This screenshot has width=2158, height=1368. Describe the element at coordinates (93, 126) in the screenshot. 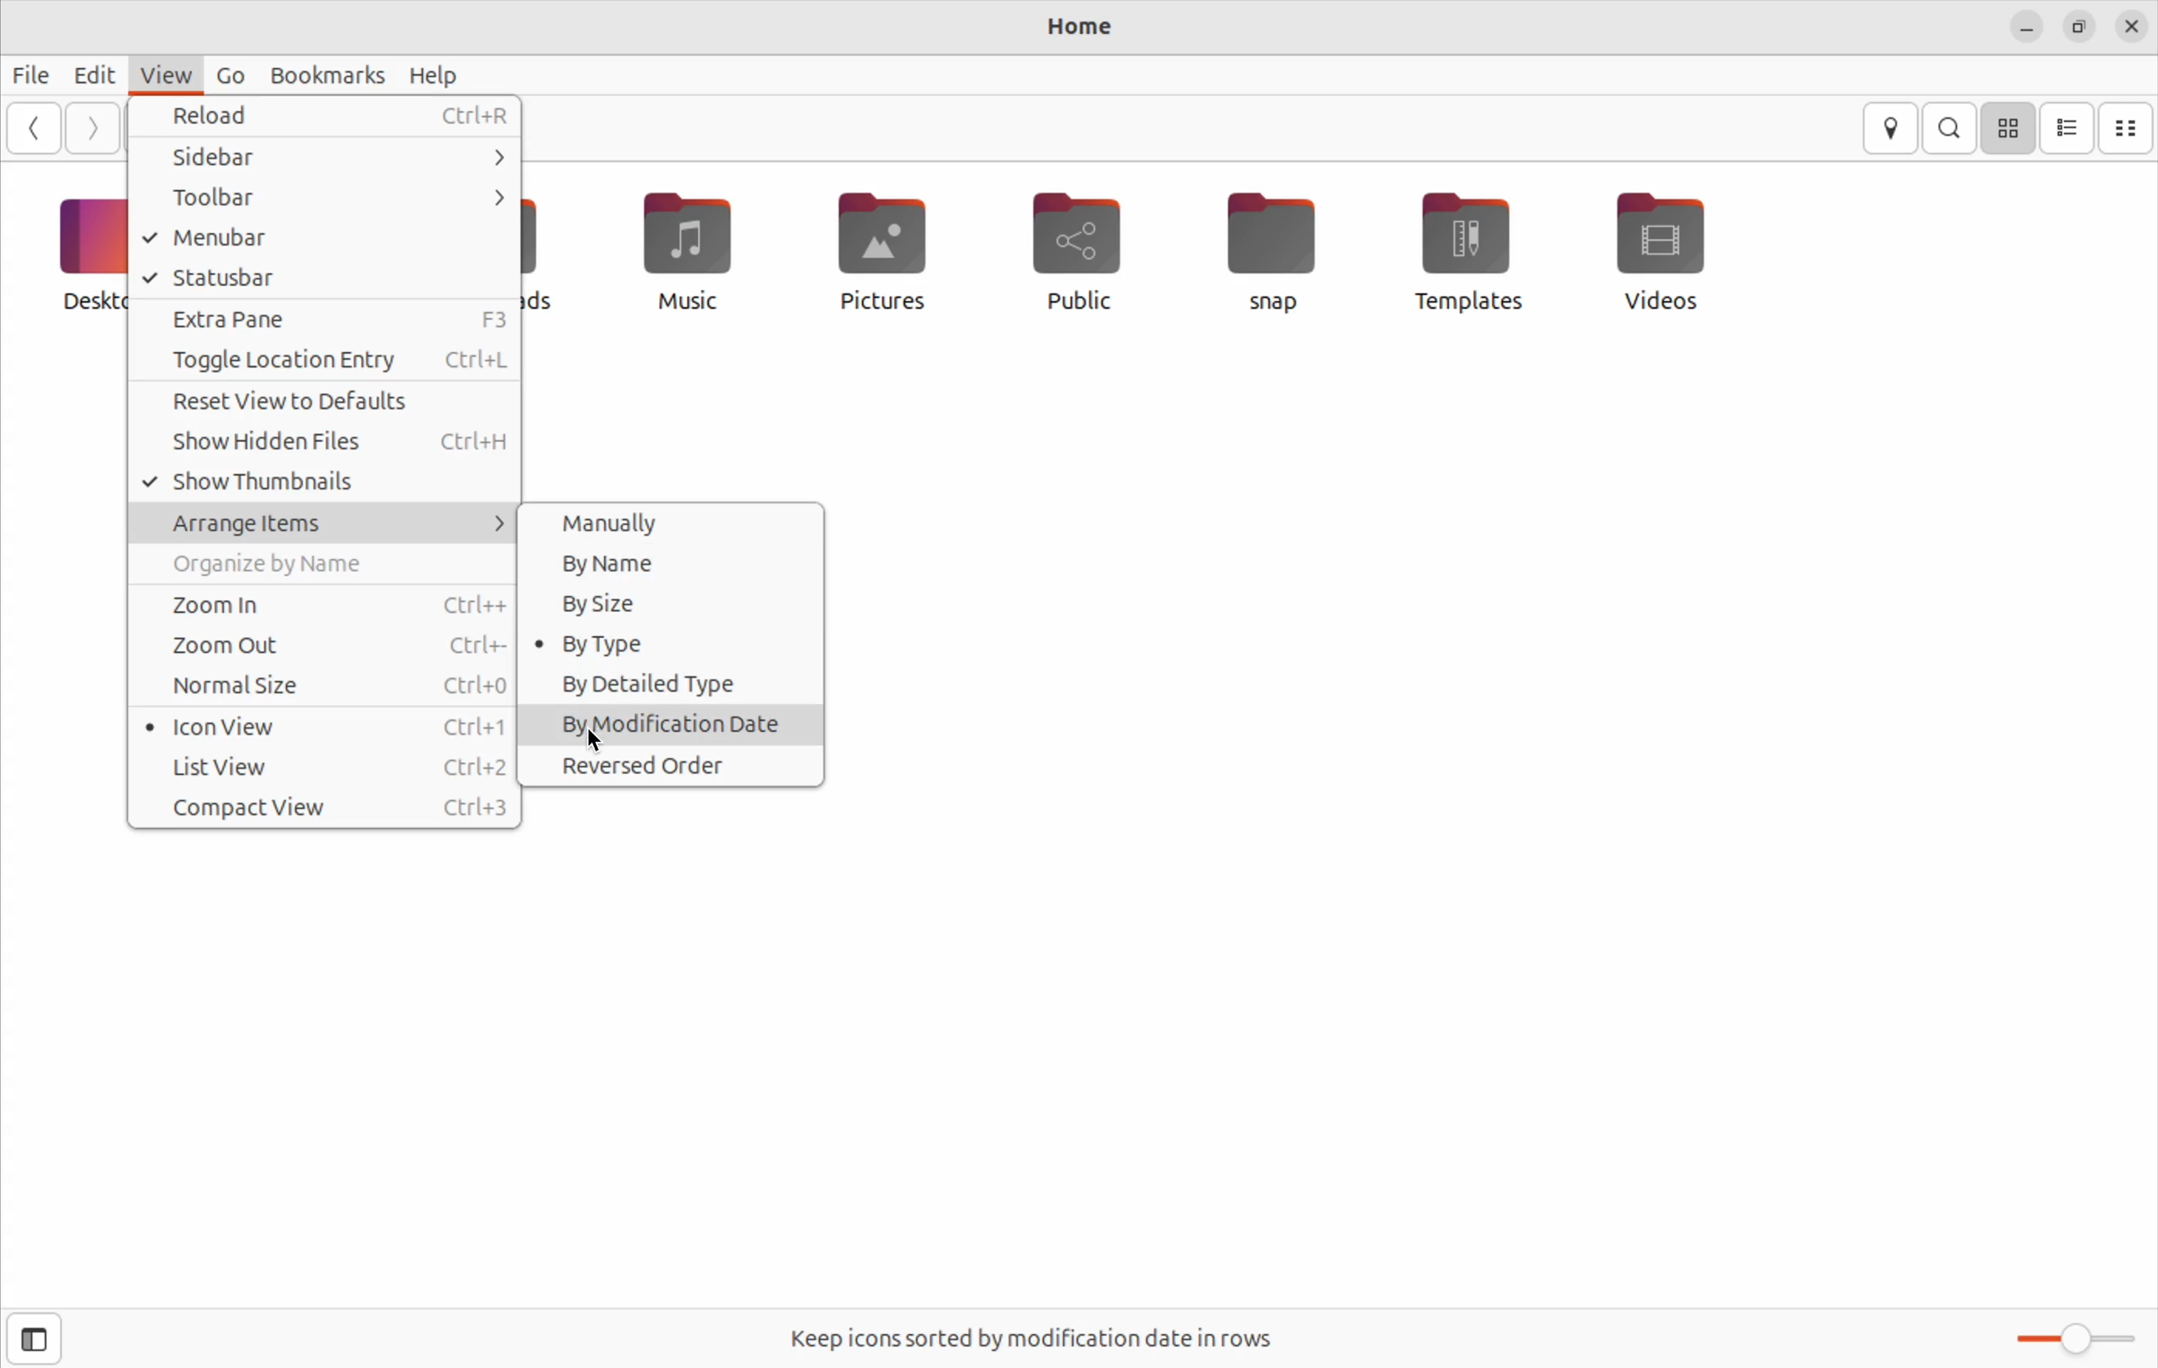

I see `Go next` at that location.